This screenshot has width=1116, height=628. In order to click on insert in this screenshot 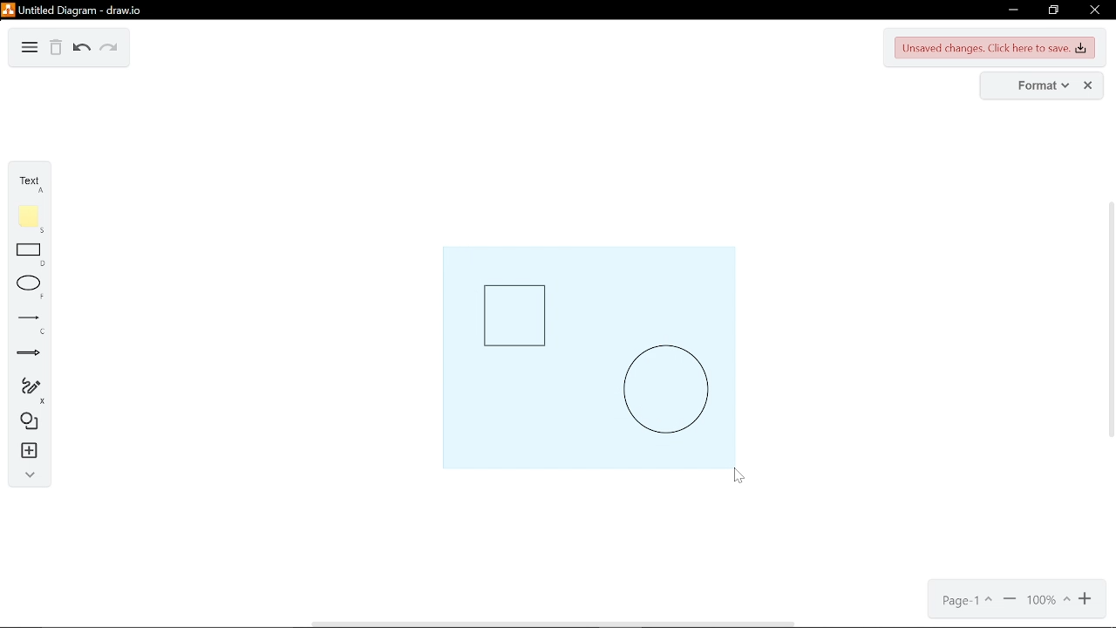, I will do `click(26, 453)`.